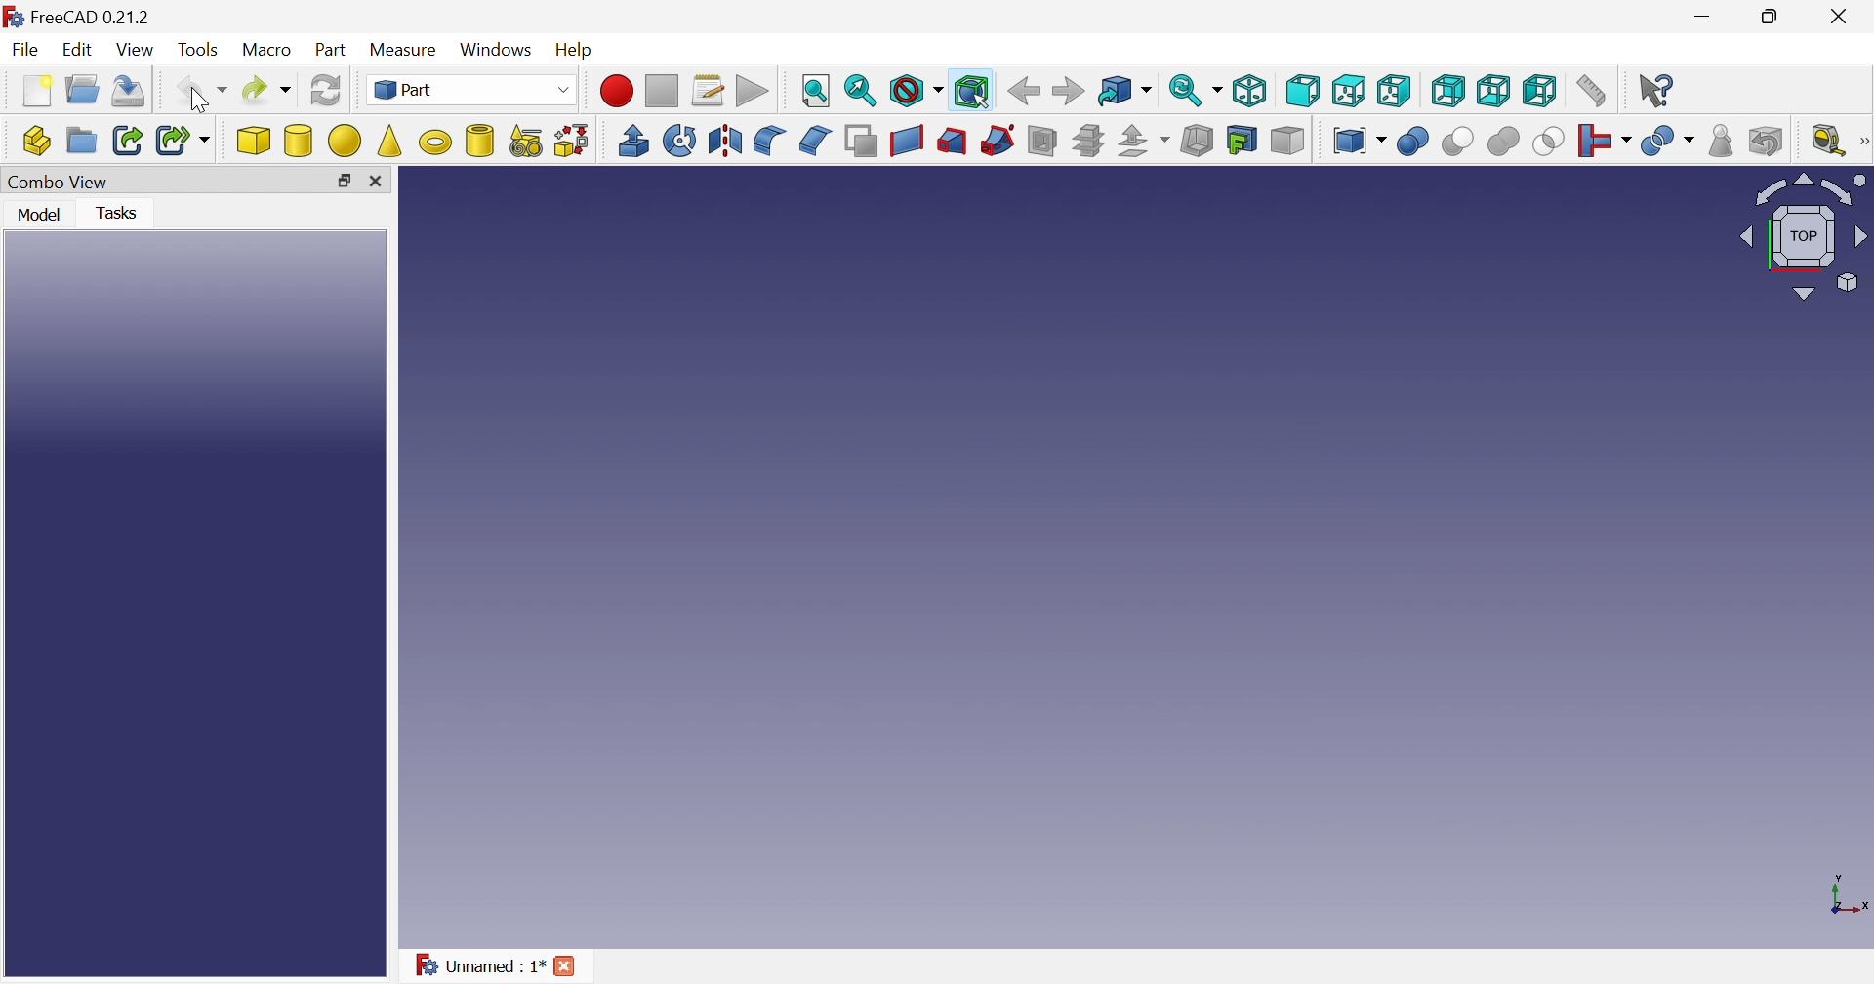 The image size is (1874, 984). Describe the element at coordinates (25, 49) in the screenshot. I see `File` at that location.